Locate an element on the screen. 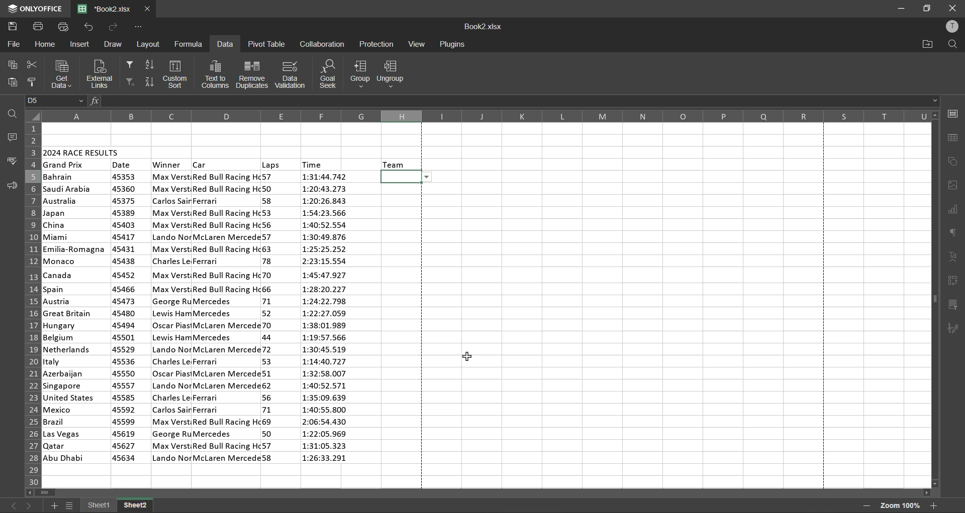 This screenshot has height=513, width=965. remove duplicates is located at coordinates (252, 74).